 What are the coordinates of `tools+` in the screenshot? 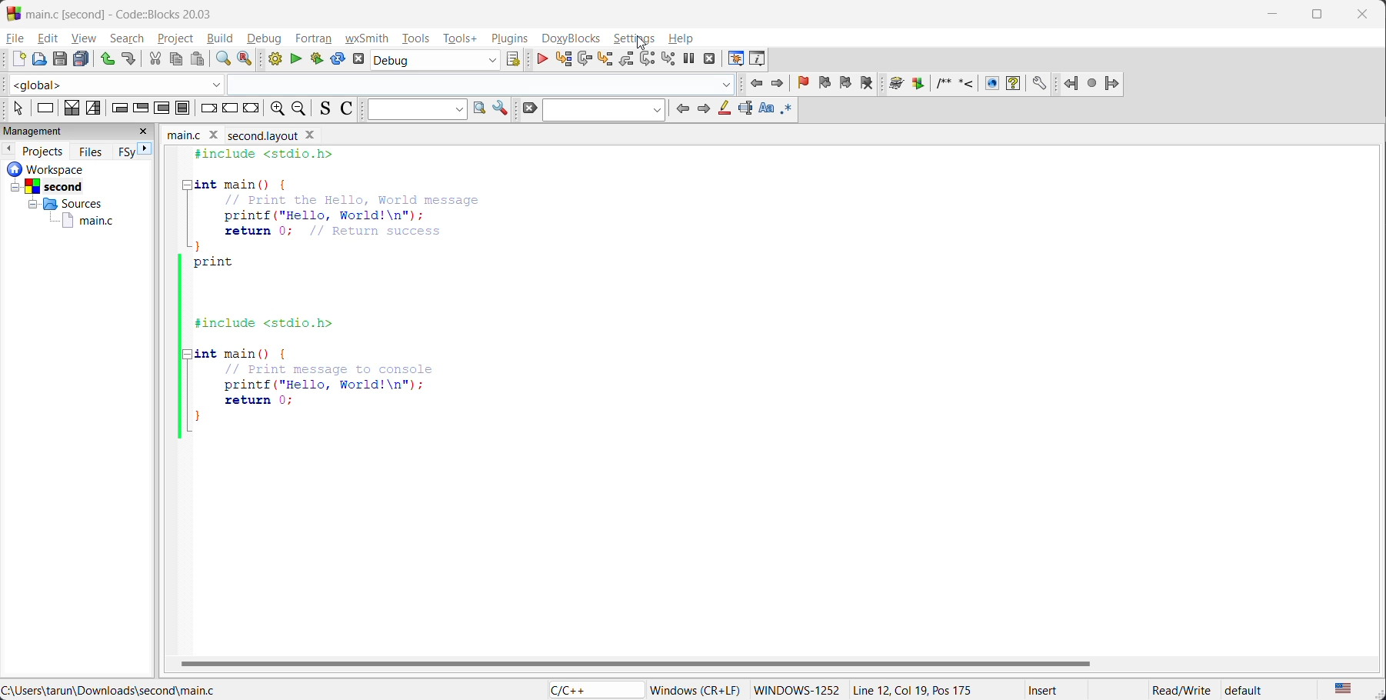 It's located at (461, 39).